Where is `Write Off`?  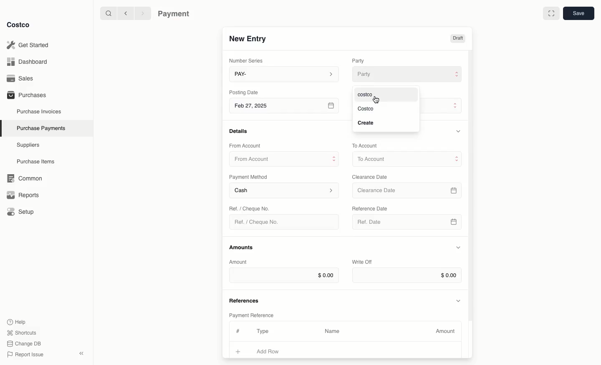 Write Off is located at coordinates (362, 262).